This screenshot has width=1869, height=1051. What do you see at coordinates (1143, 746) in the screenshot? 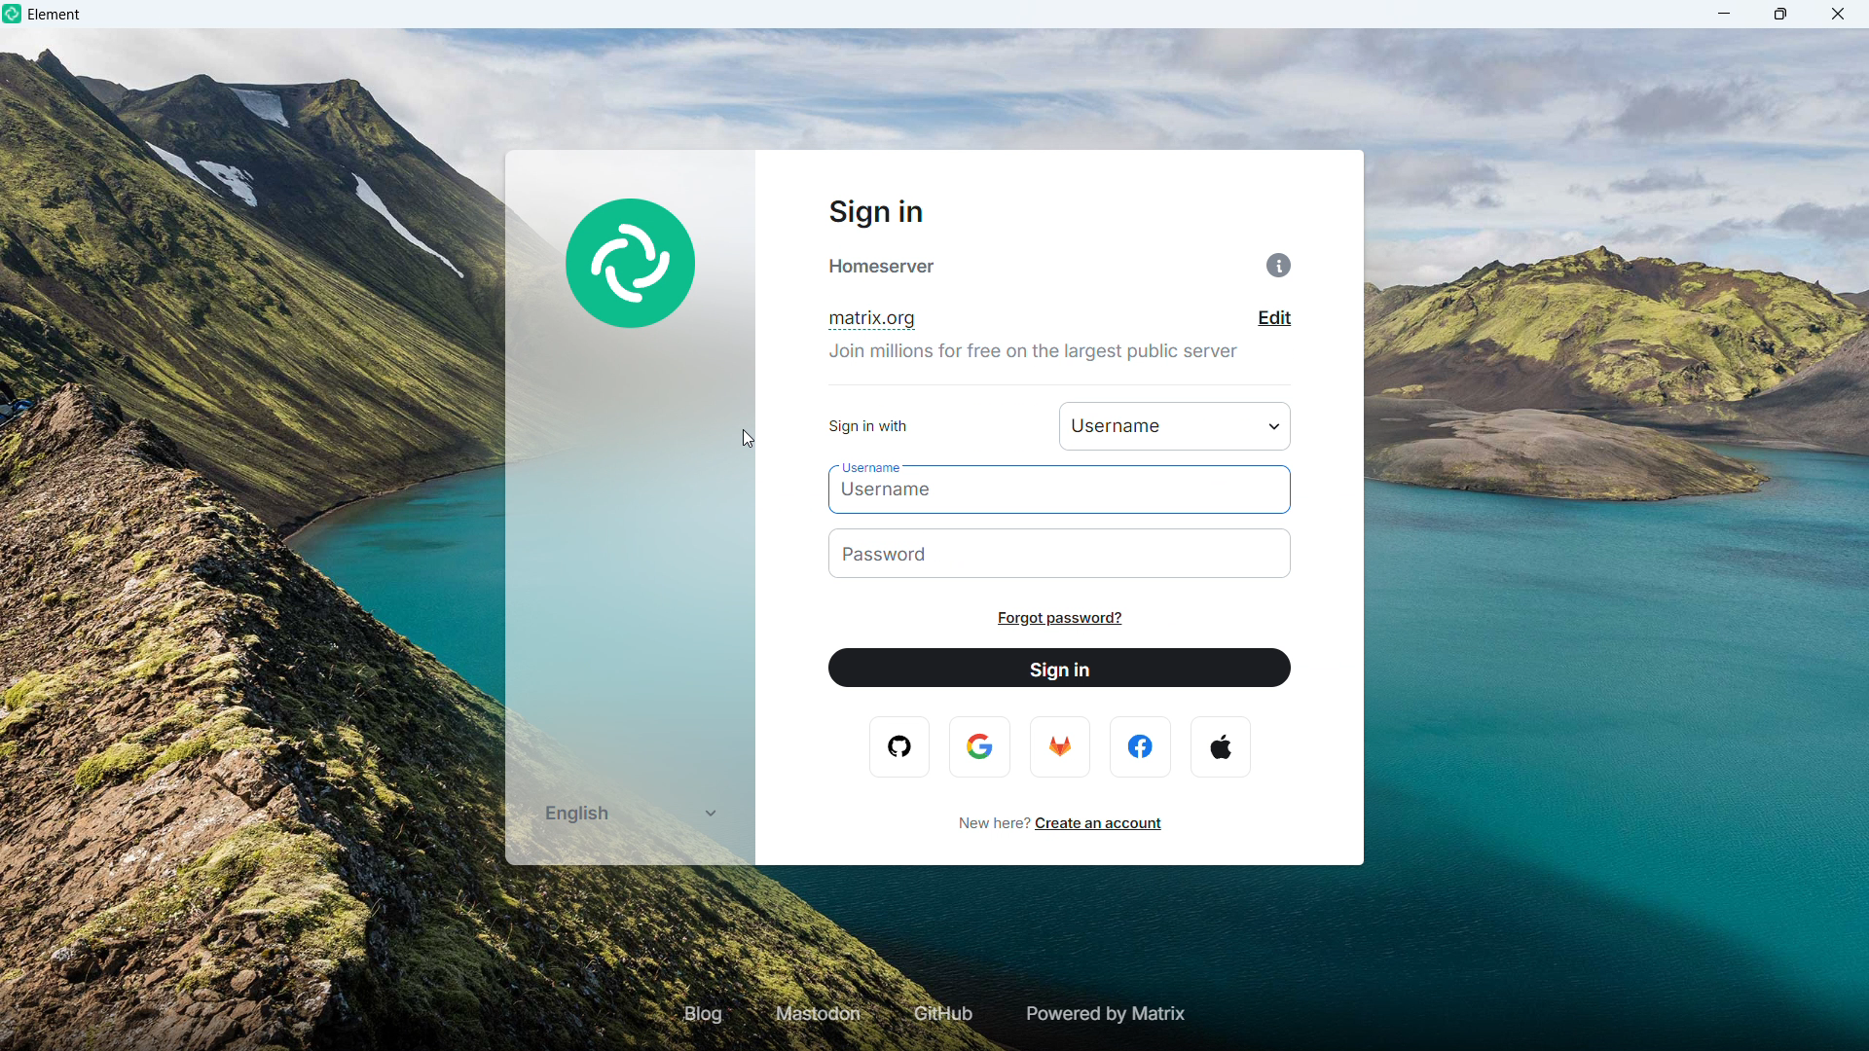
I see `facebook logo` at bounding box center [1143, 746].